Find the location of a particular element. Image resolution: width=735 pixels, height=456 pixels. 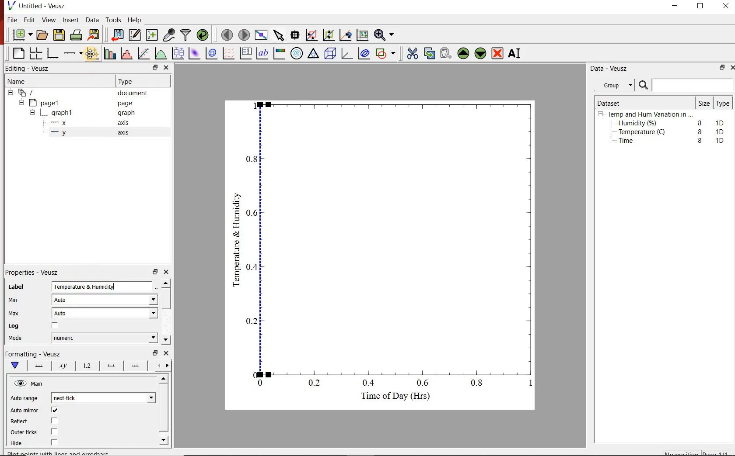

Humidity (%) is located at coordinates (640, 124).